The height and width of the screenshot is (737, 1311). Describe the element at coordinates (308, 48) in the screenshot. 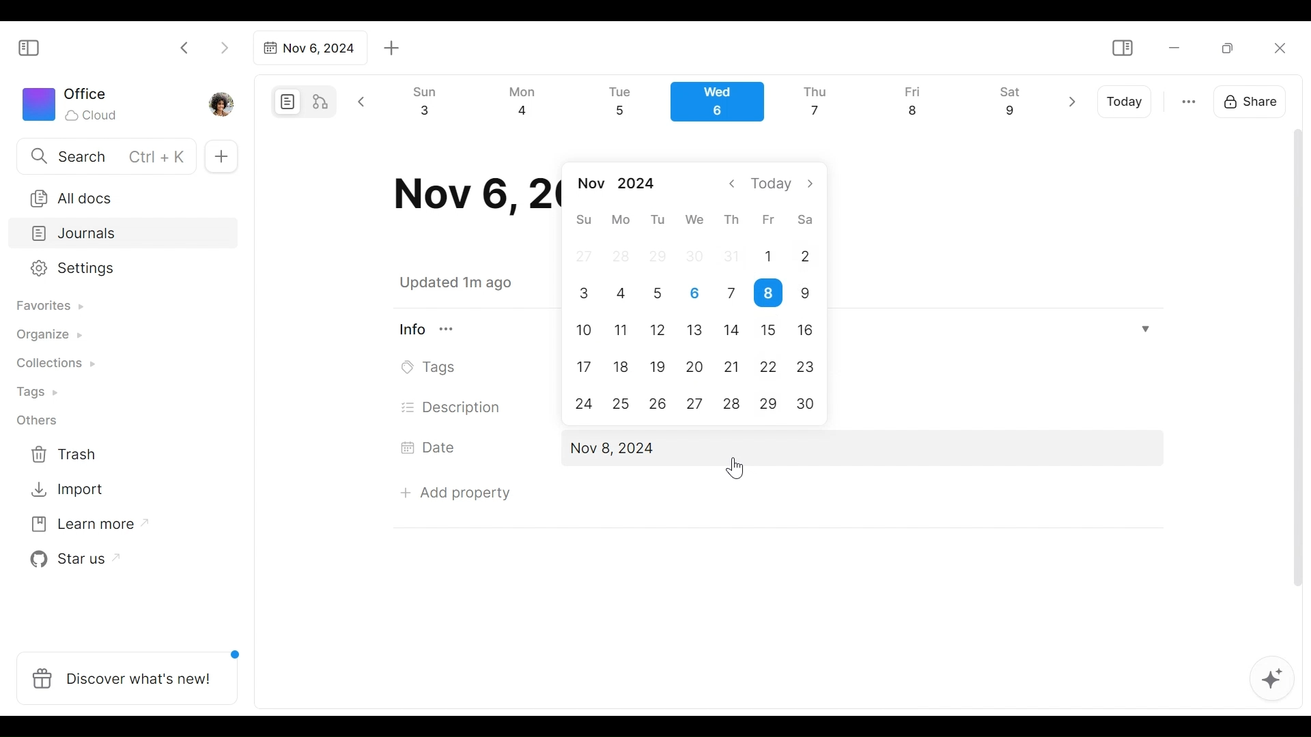

I see `Tab` at that location.